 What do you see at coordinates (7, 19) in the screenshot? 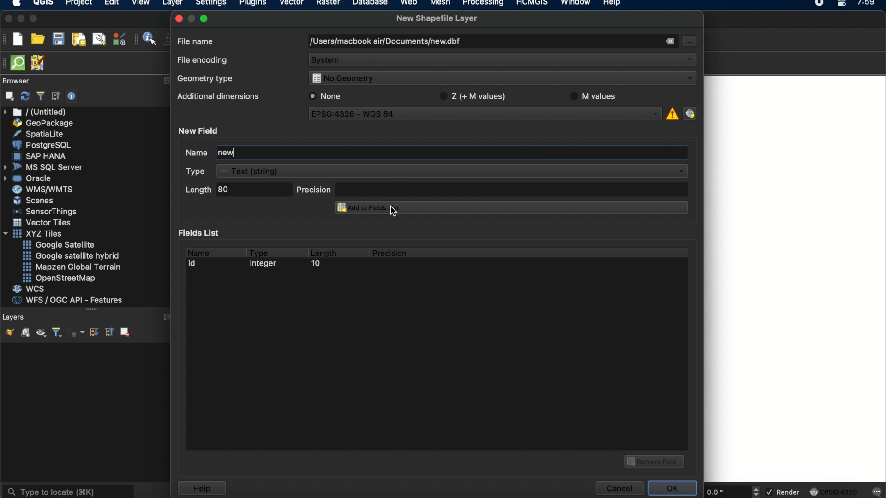
I see `close` at bounding box center [7, 19].